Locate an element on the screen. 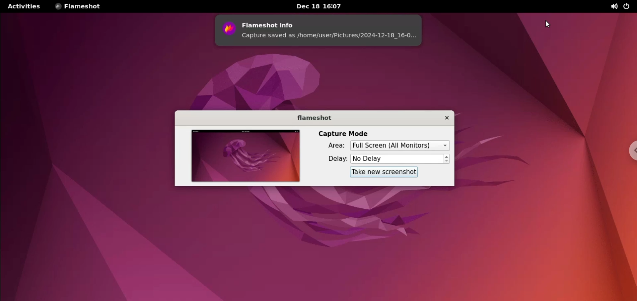 This screenshot has width=637, height=301. capture mode label is located at coordinates (343, 133).